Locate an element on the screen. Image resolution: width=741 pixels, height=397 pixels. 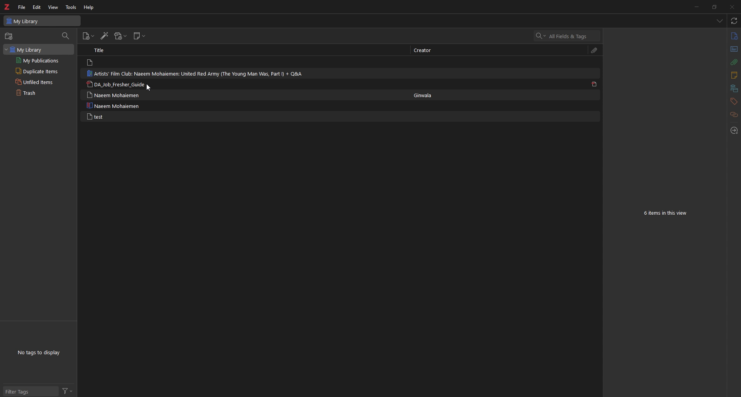
filter tags is located at coordinates (30, 391).